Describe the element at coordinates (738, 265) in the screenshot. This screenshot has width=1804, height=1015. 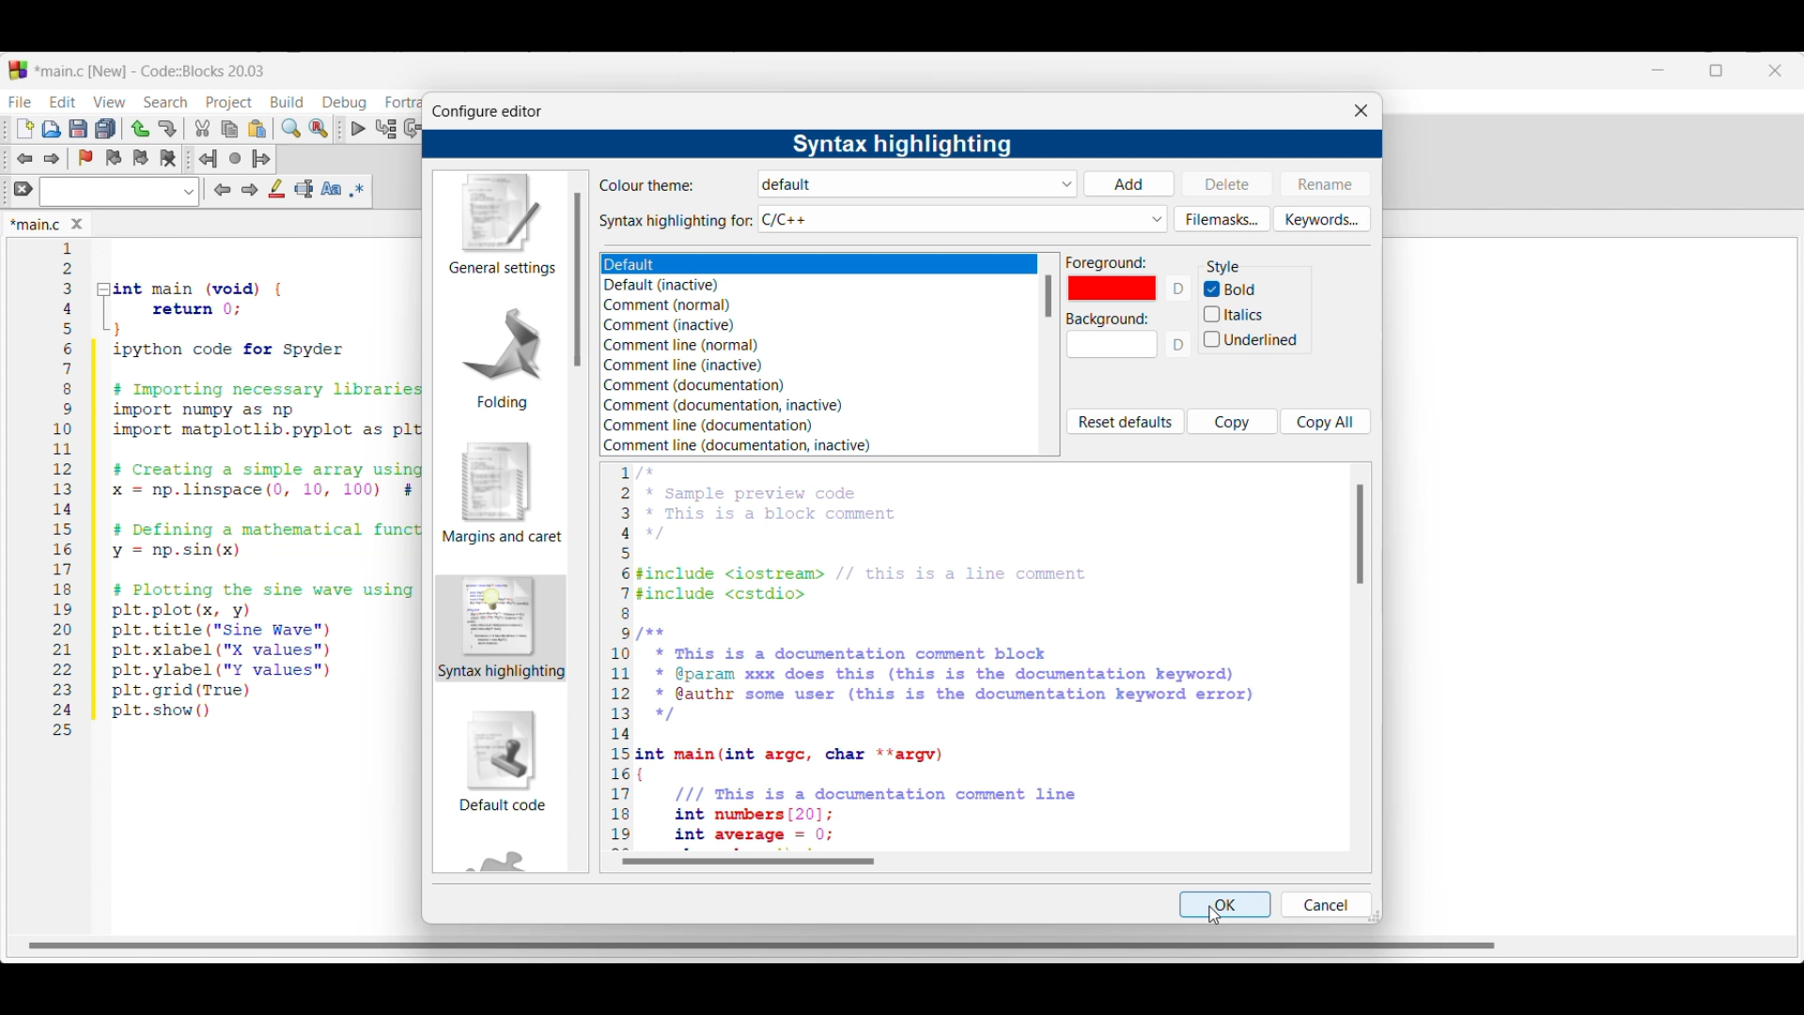
I see `Theme options` at that location.